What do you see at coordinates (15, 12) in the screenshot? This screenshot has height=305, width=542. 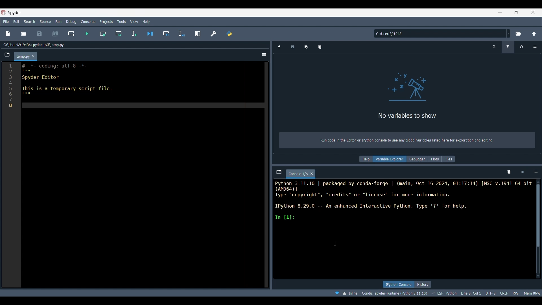 I see `Software name` at bounding box center [15, 12].